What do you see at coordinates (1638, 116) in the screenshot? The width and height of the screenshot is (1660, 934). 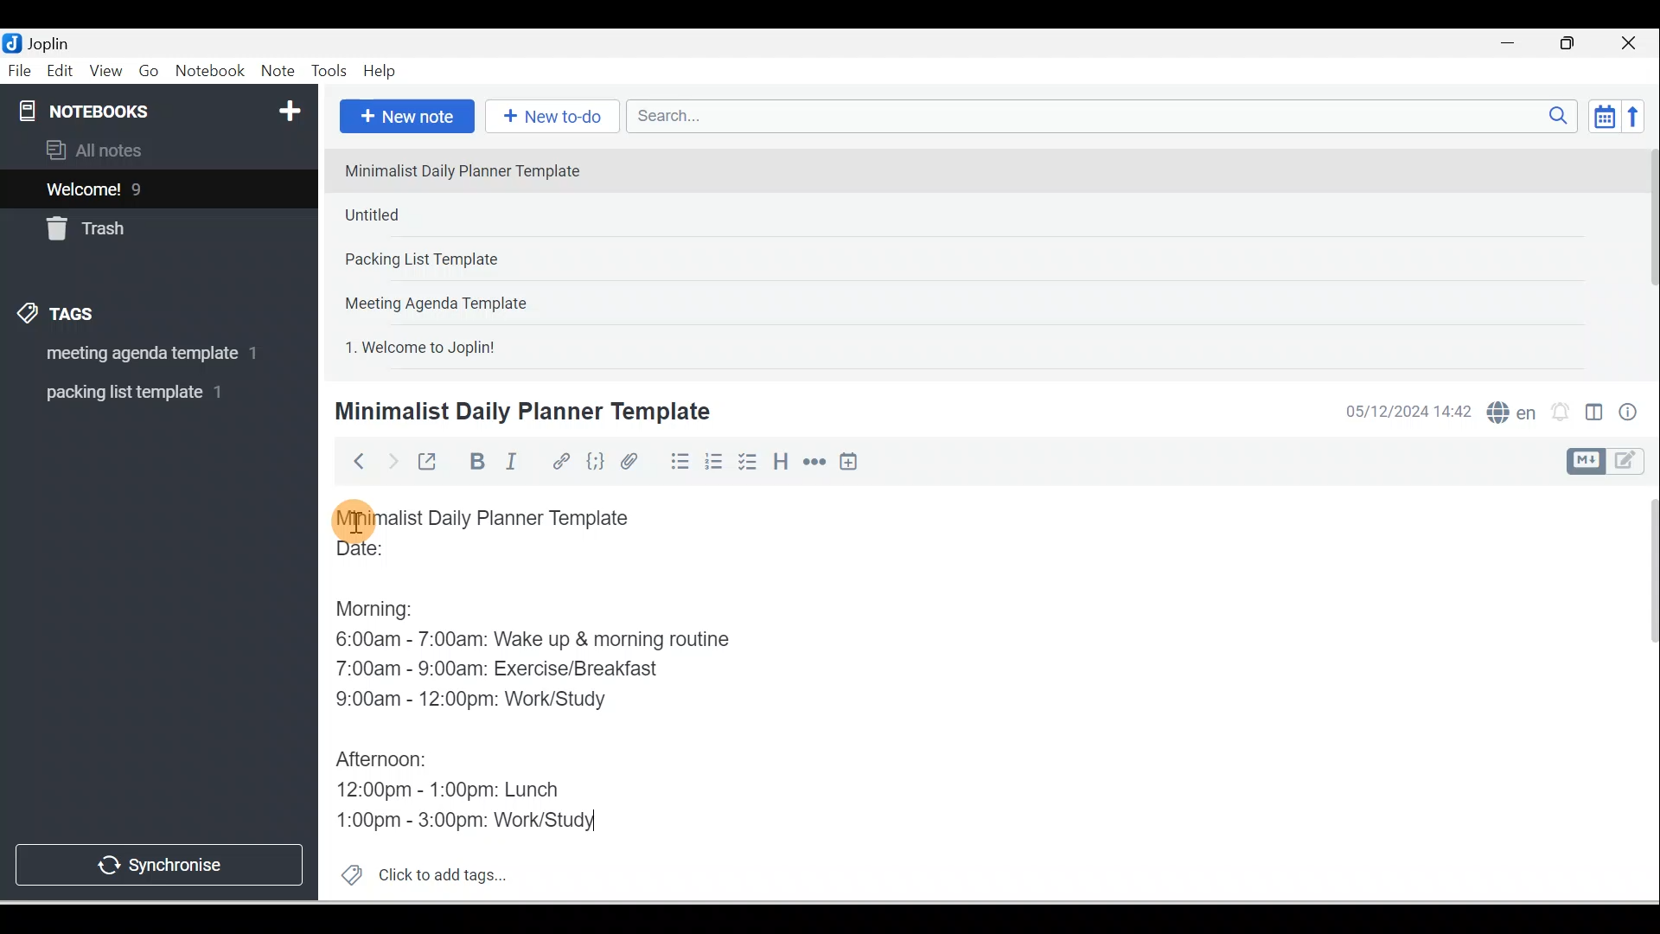 I see `Reverse sort` at bounding box center [1638, 116].